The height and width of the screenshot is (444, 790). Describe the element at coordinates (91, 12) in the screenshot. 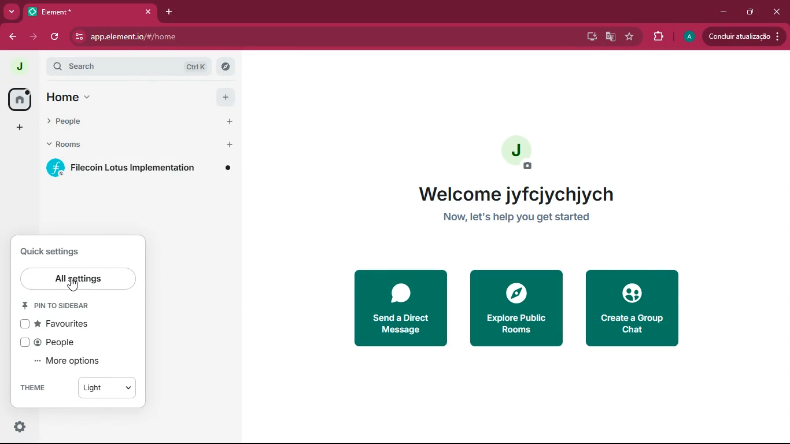

I see `element` at that location.